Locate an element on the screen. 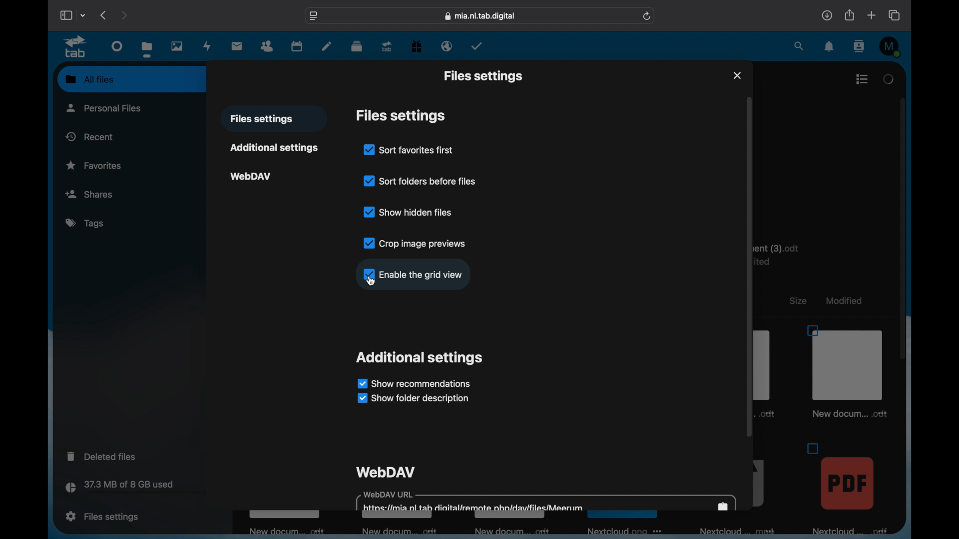  activity is located at coordinates (207, 46).